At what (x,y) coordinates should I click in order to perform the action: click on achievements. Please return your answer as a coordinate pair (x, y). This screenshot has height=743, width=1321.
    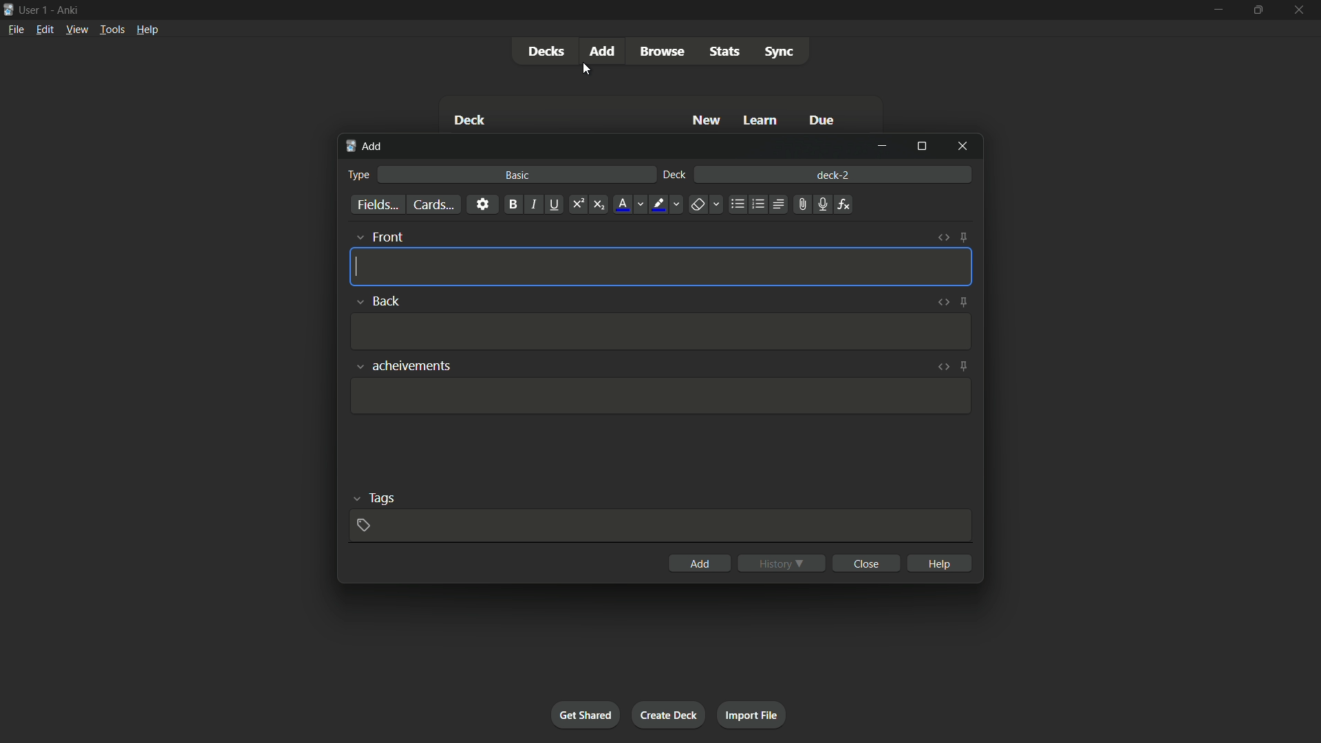
    Looking at the image, I should click on (402, 367).